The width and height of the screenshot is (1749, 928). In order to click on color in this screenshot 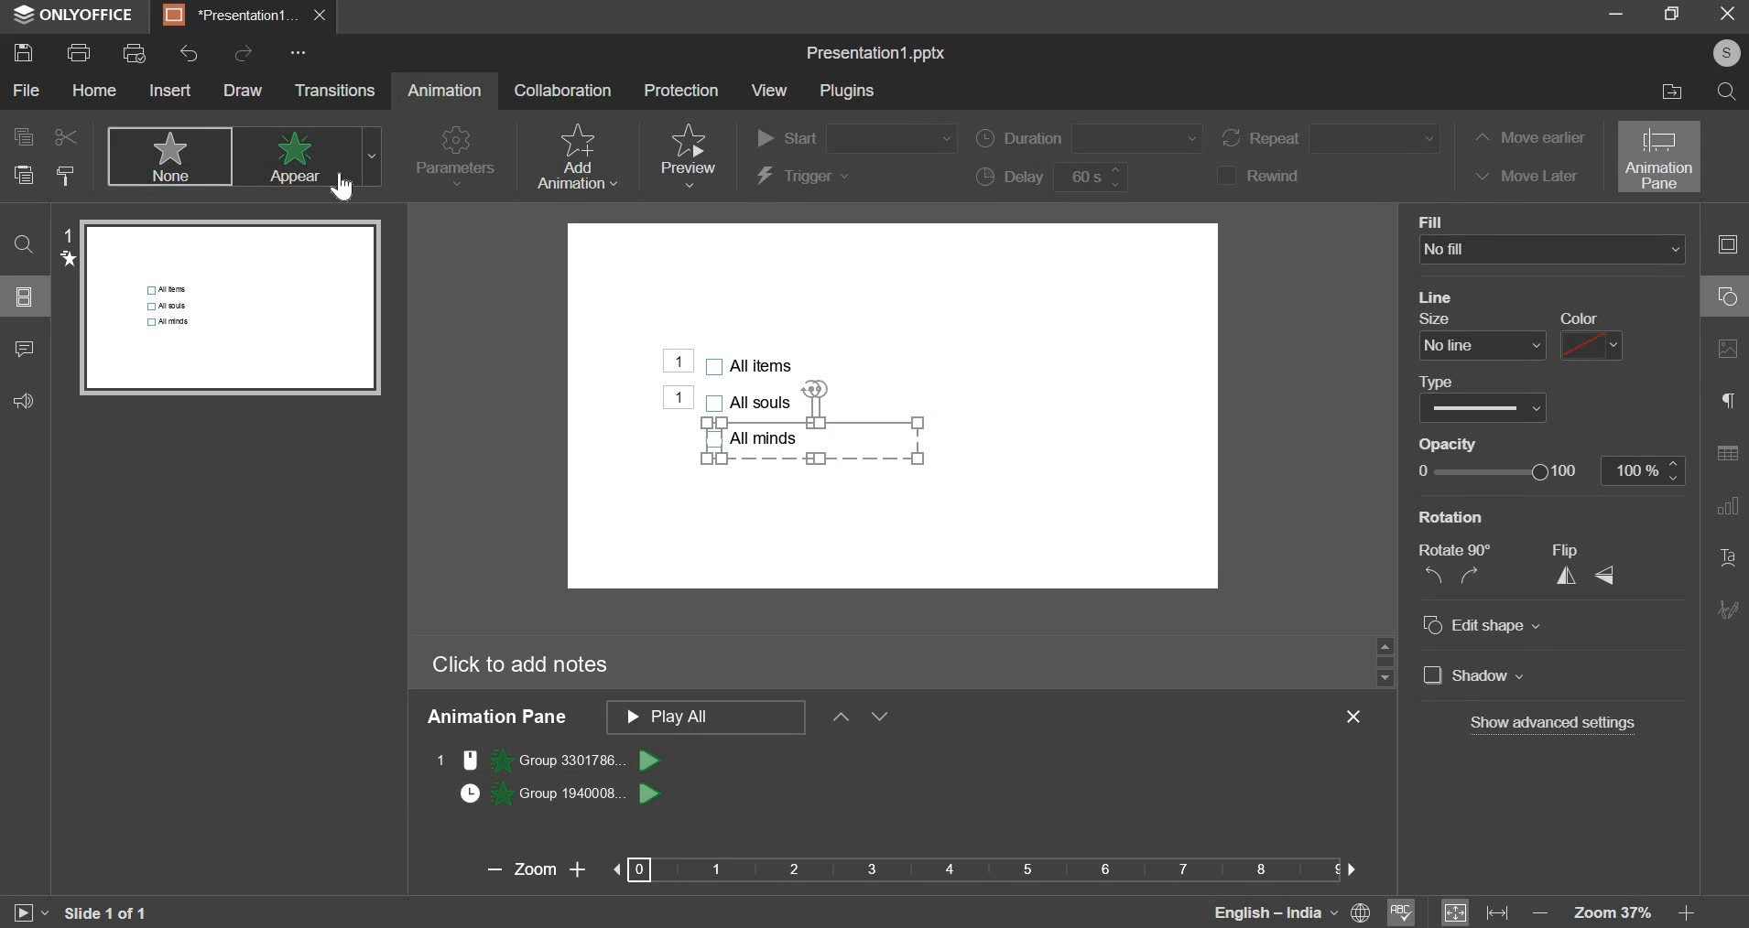, I will do `click(1590, 344)`.